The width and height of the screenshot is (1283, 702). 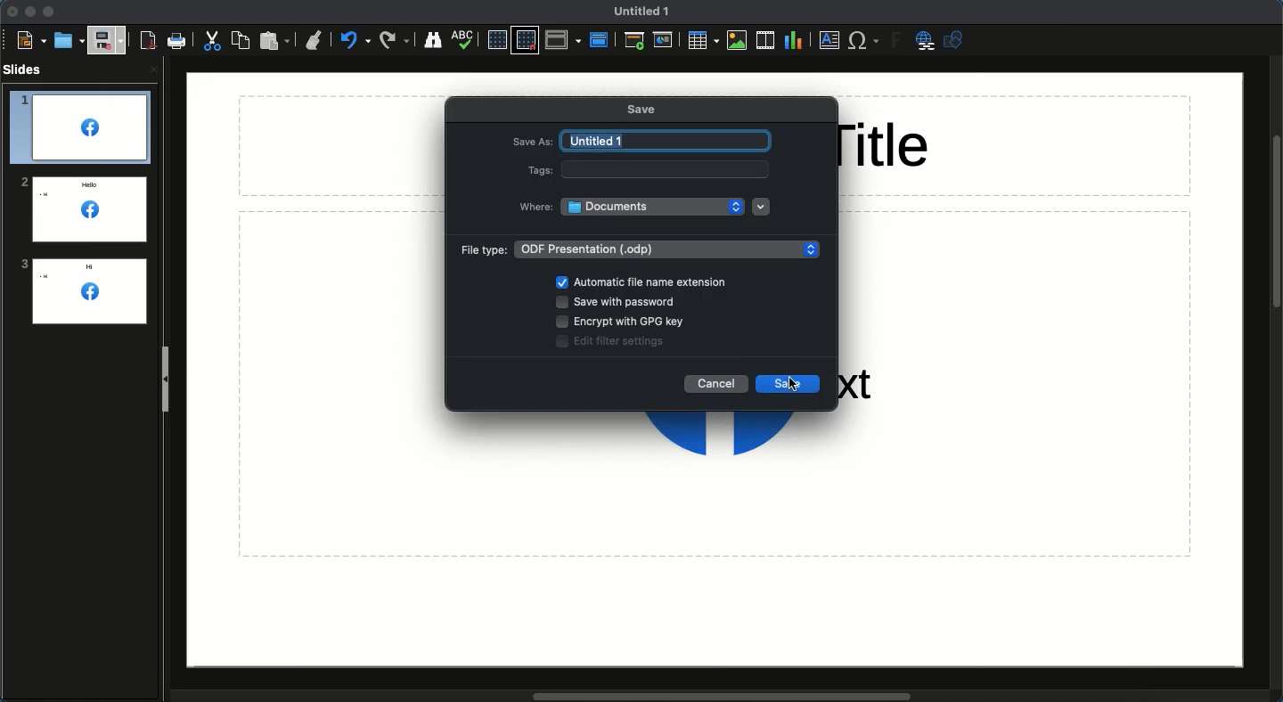 I want to click on Fontwork, so click(x=894, y=40).